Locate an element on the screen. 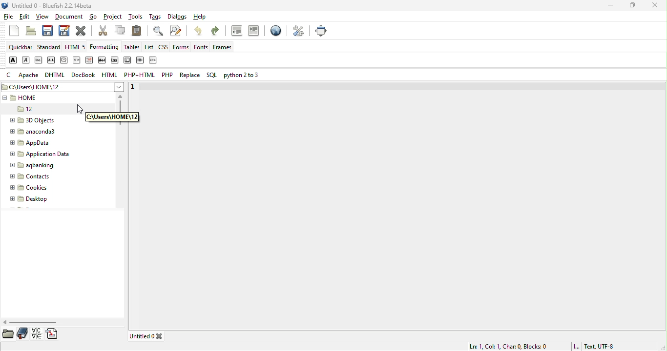 The height and width of the screenshot is (351, 667). paste is located at coordinates (139, 31).